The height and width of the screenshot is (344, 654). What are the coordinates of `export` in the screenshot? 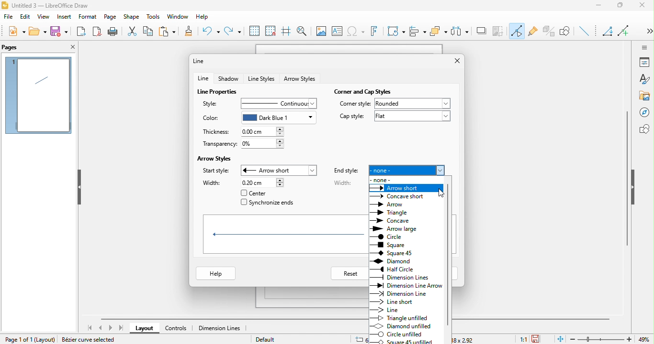 It's located at (82, 31).